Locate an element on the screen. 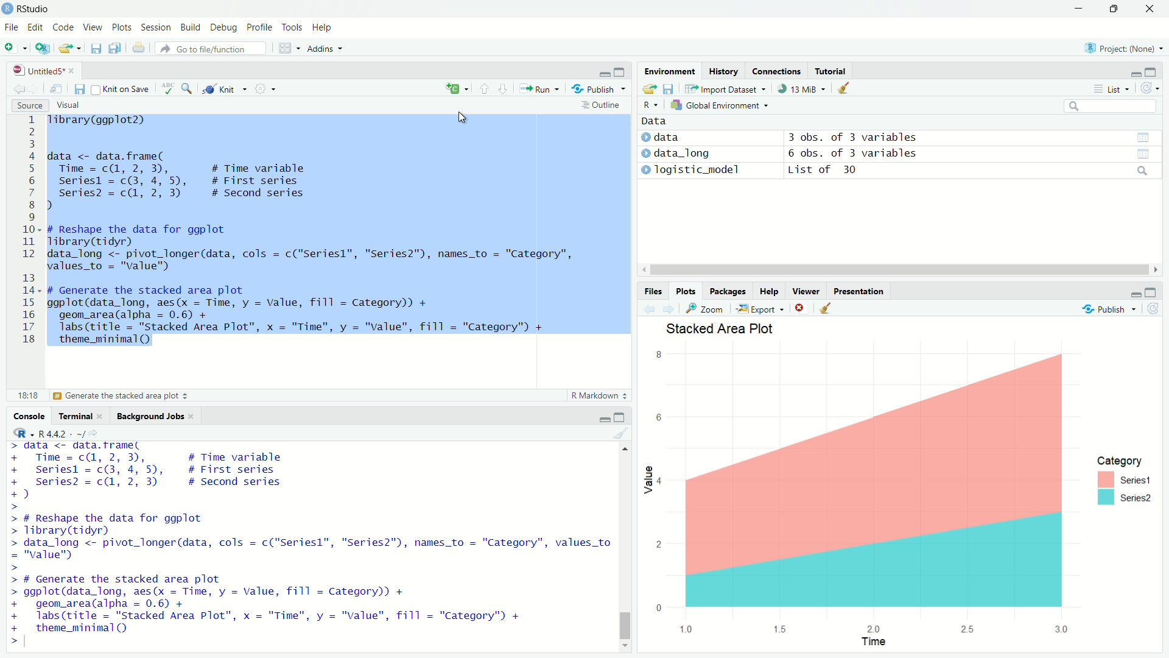  add script is located at coordinates (45, 49).